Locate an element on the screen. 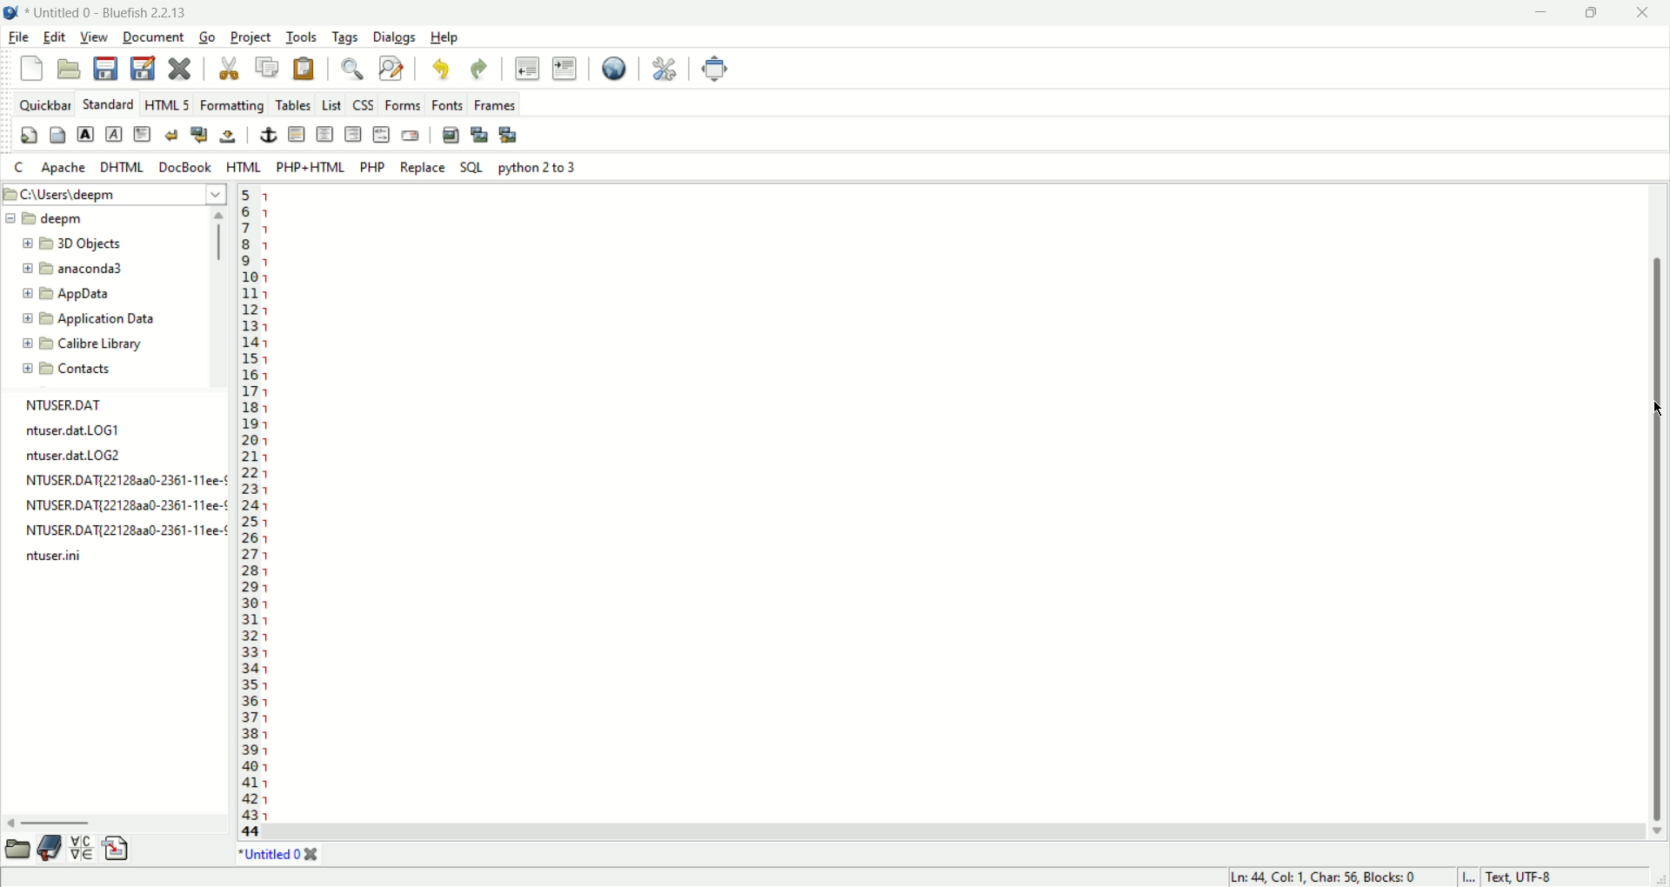  edit is located at coordinates (54, 37).